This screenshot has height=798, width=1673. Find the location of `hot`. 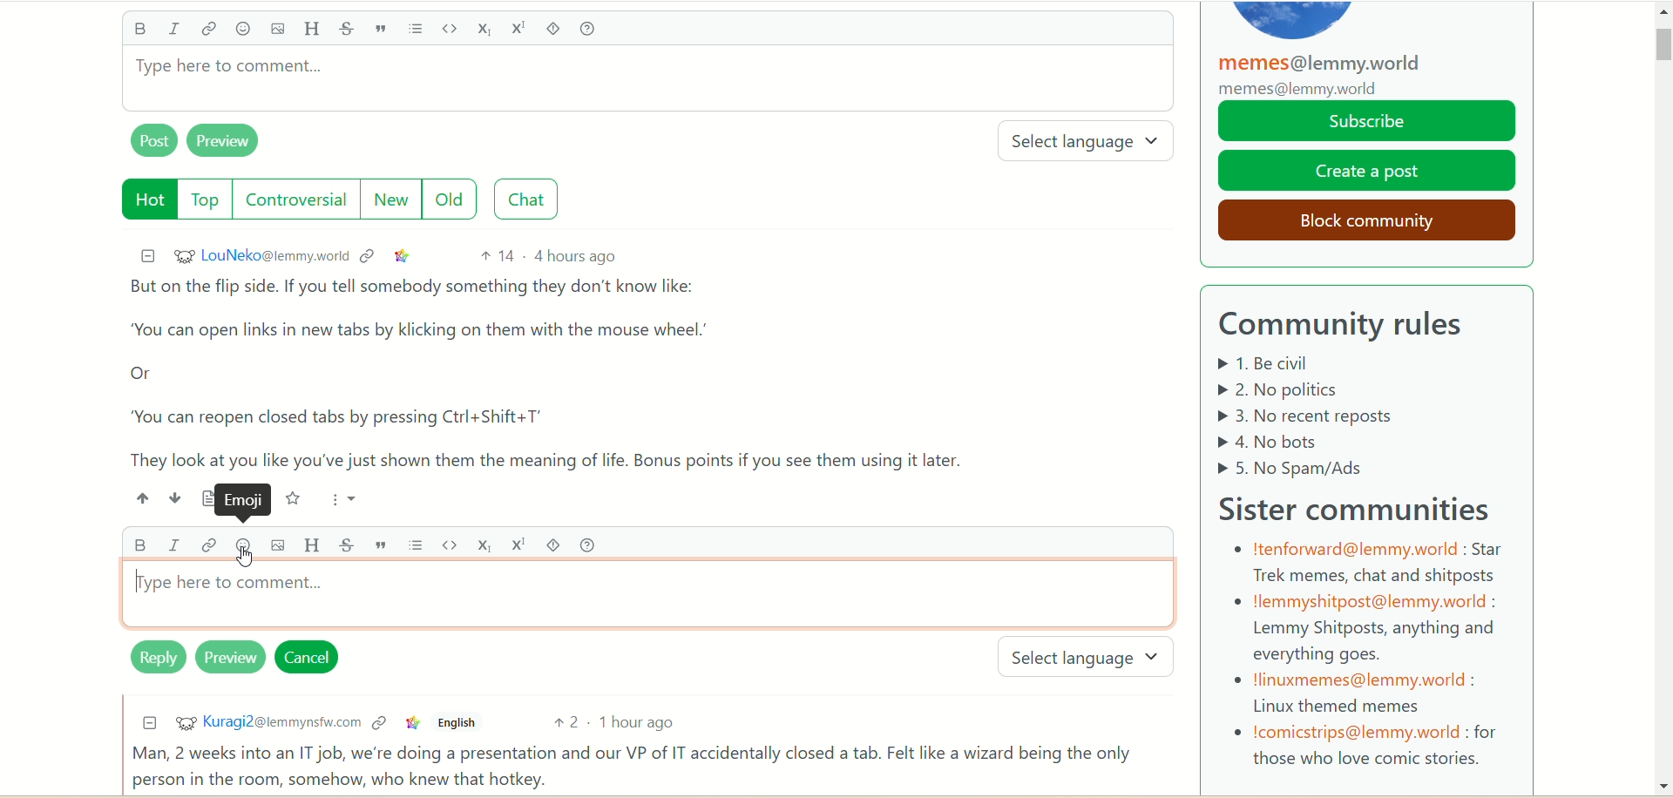

hot is located at coordinates (142, 199).